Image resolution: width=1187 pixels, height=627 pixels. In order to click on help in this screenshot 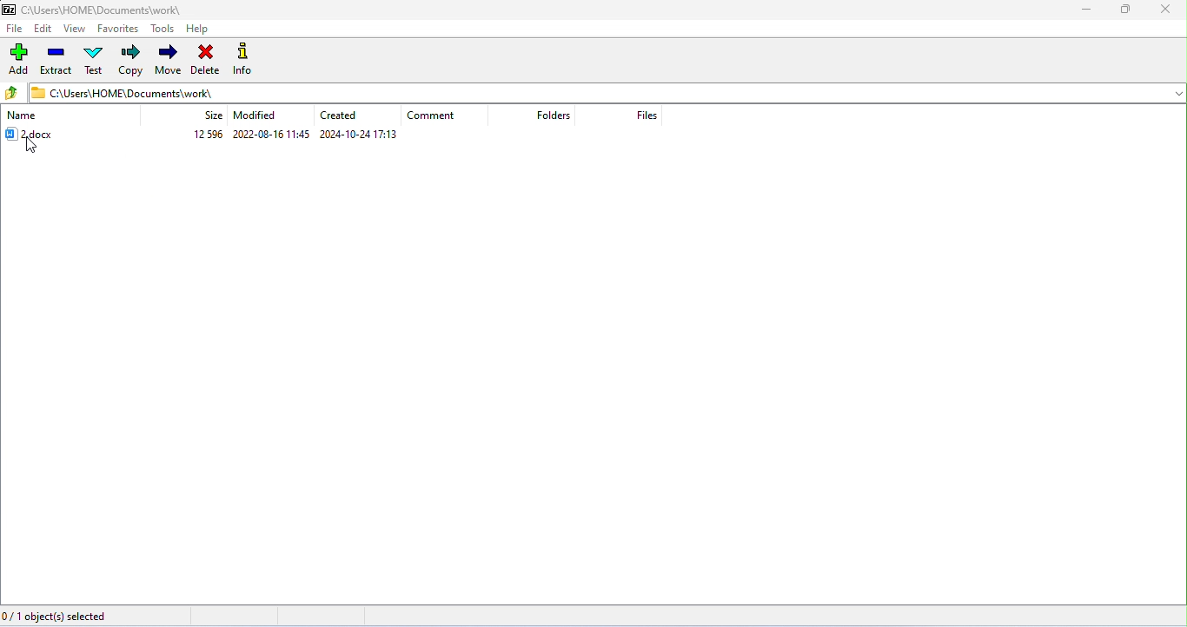, I will do `click(198, 28)`.